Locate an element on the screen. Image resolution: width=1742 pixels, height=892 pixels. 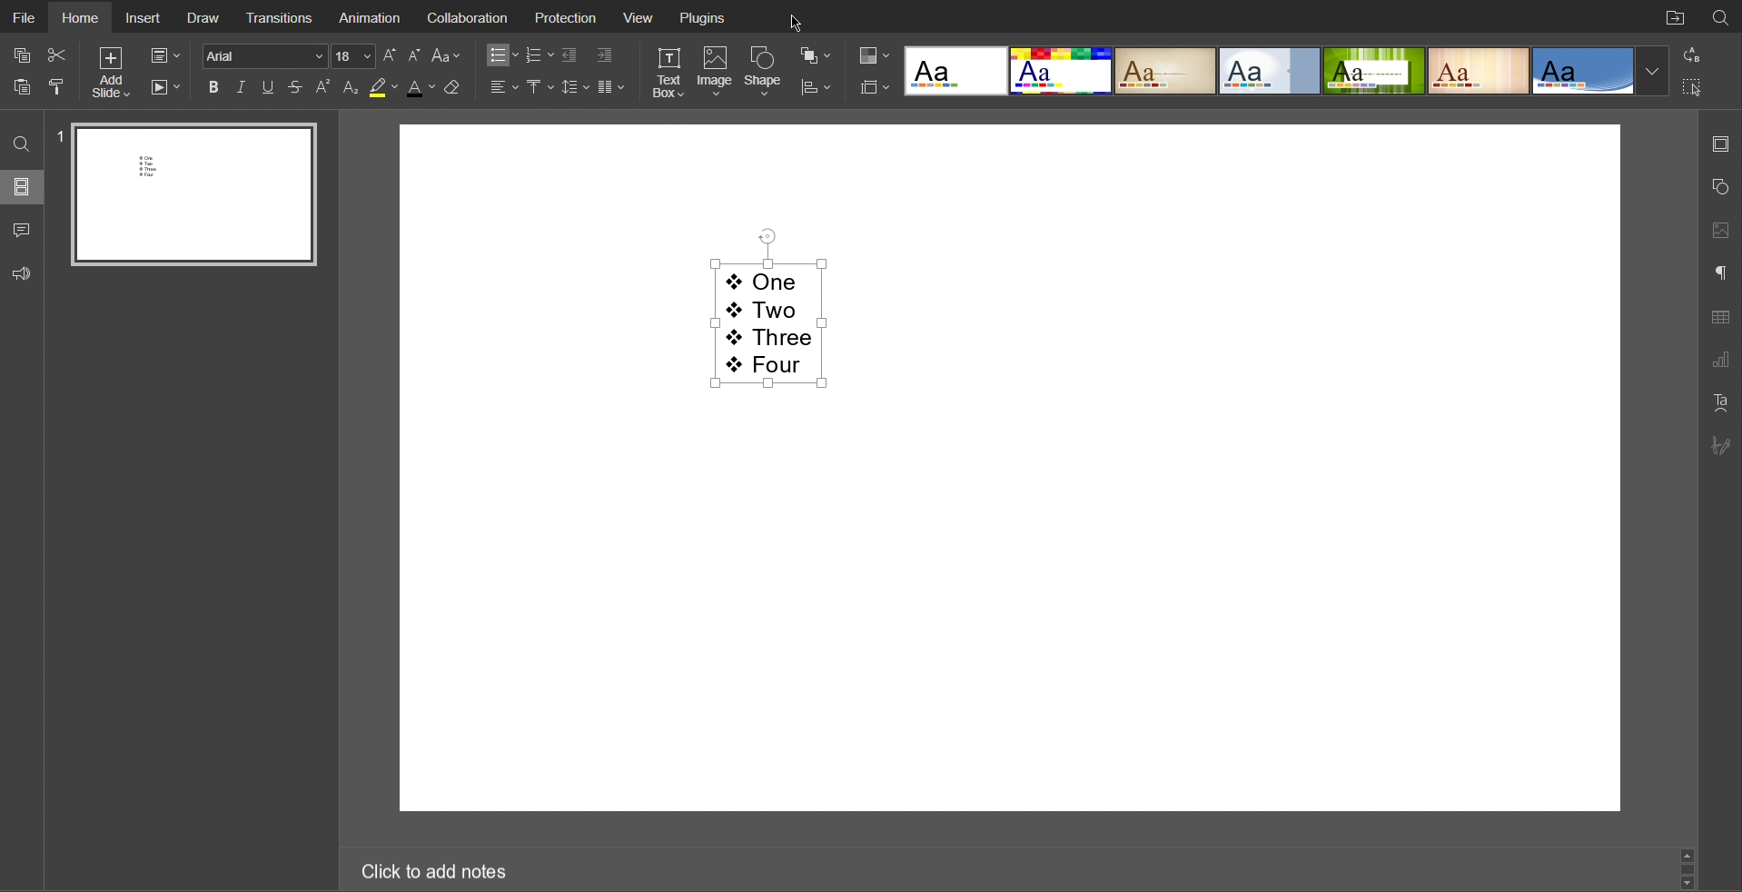
Alignment is located at coordinates (503, 87).